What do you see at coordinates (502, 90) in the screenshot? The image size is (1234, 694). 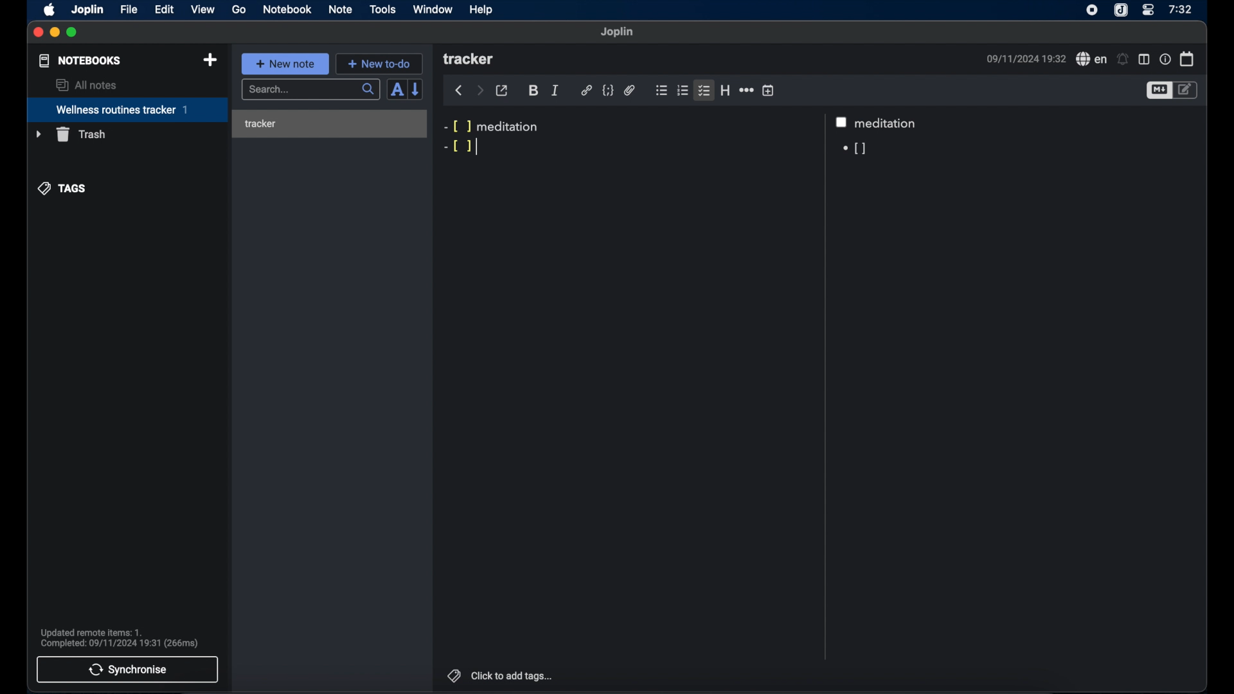 I see `toggle external editor` at bounding box center [502, 90].